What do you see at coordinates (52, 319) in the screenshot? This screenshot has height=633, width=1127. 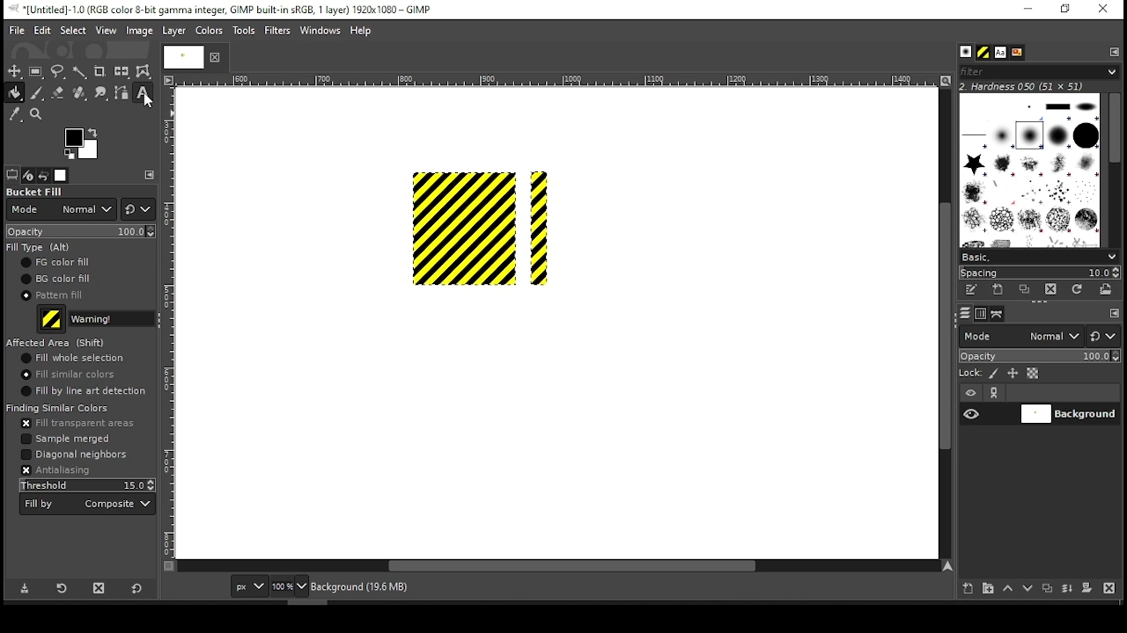 I see `pattern preview` at bounding box center [52, 319].